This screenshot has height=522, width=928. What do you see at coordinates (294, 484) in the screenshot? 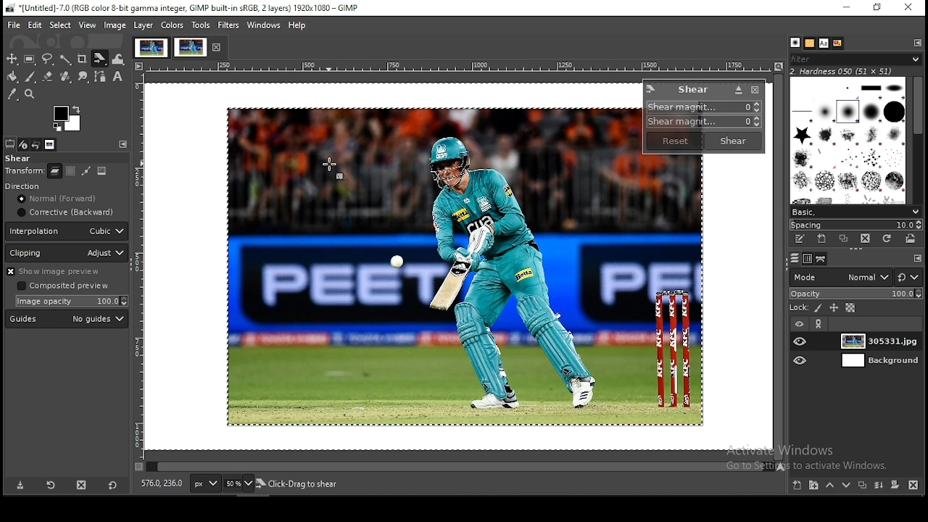
I see `305331.jpg (23.3 mb)` at bounding box center [294, 484].